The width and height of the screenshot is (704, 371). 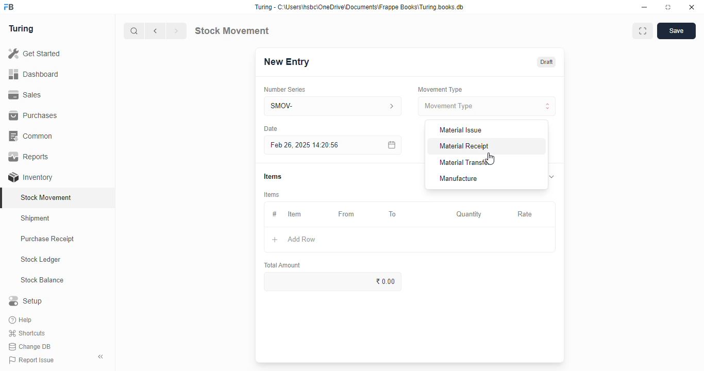 I want to click on purchase receipt, so click(x=47, y=239).